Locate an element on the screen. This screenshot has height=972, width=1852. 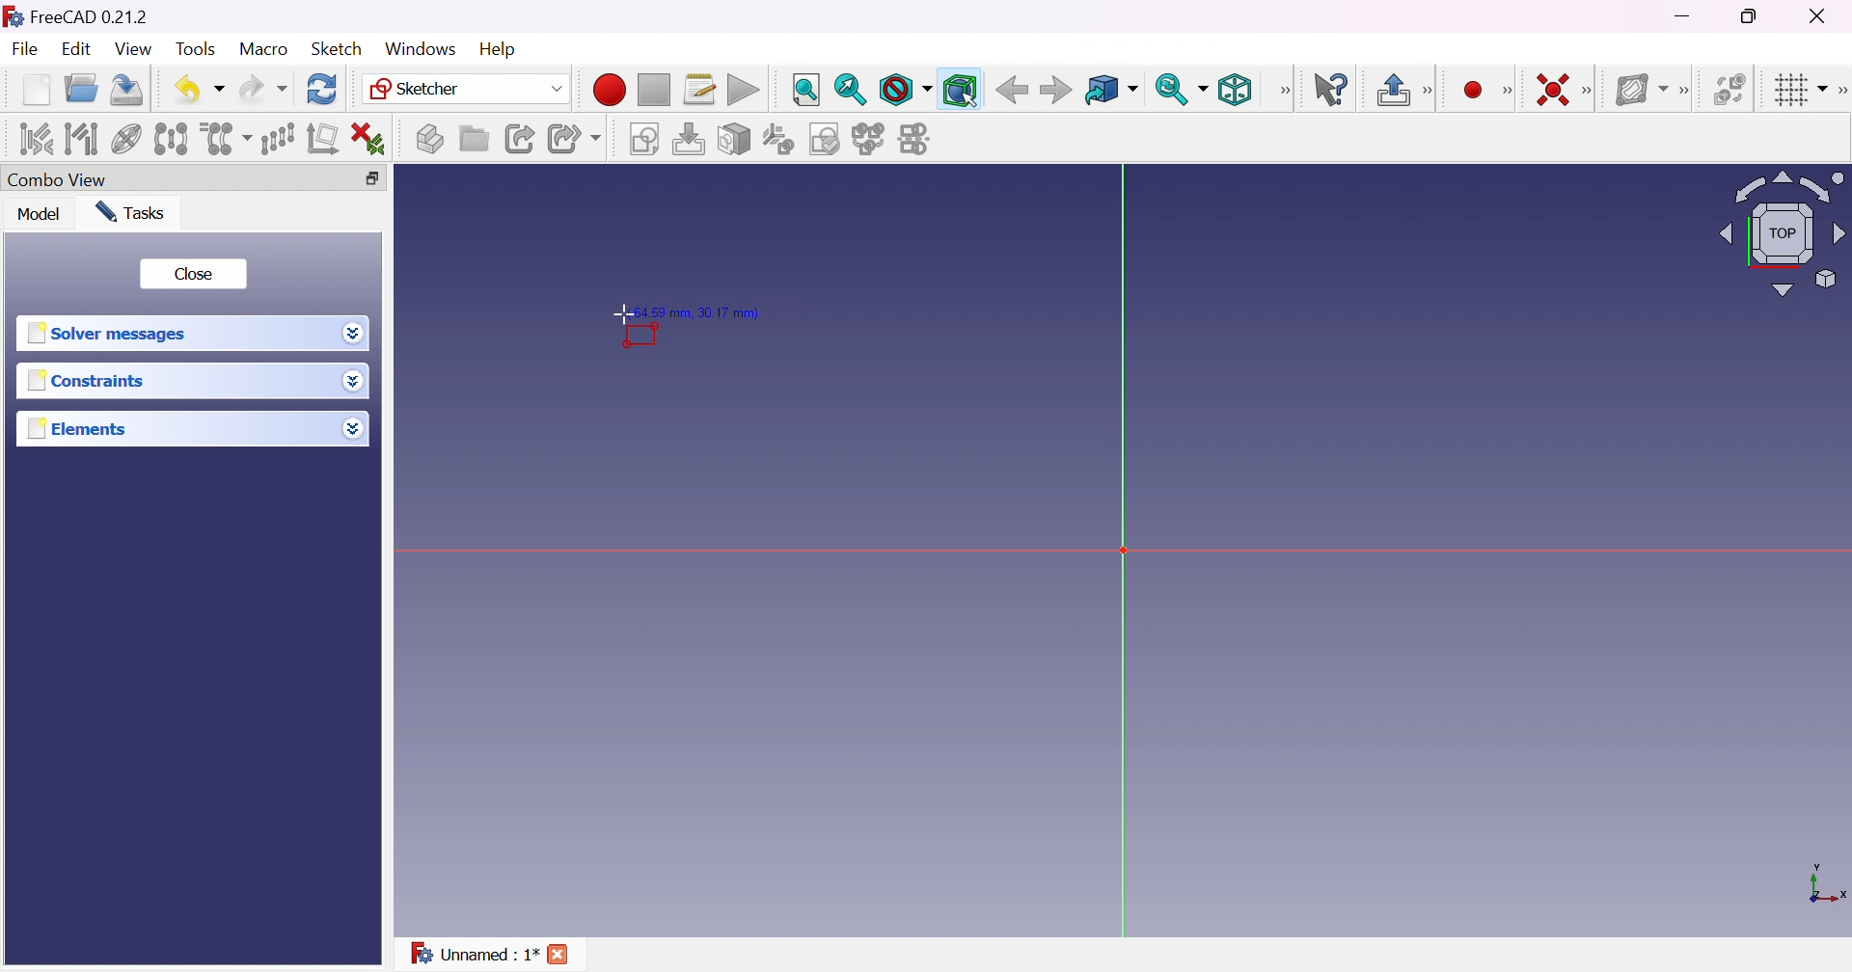
Cross is located at coordinates (557, 954).